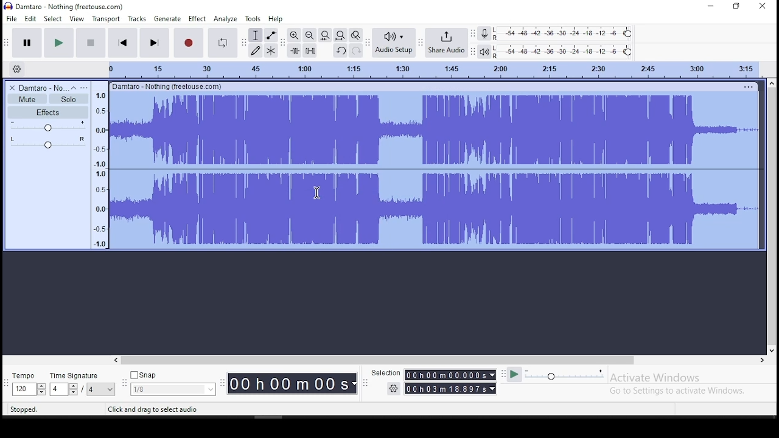  What do you see at coordinates (564, 376) in the screenshot?
I see `playback speed` at bounding box center [564, 376].